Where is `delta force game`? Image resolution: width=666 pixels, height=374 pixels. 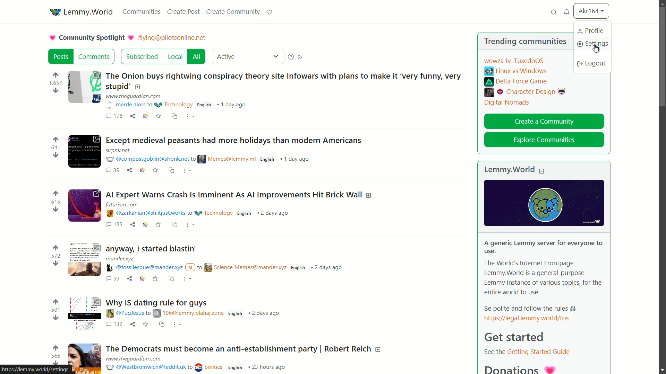
delta force game is located at coordinates (517, 82).